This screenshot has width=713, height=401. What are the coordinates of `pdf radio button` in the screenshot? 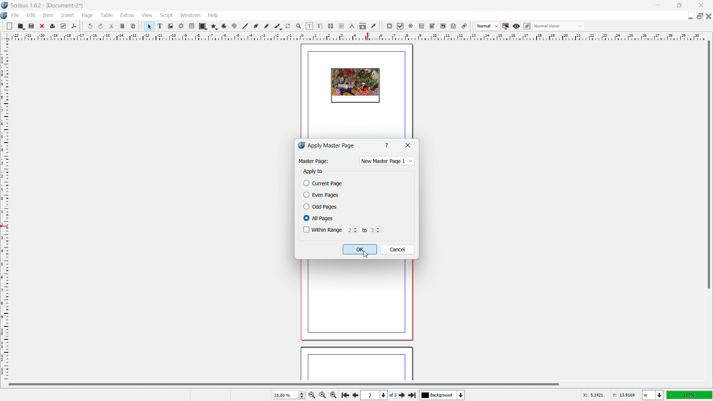 It's located at (411, 26).